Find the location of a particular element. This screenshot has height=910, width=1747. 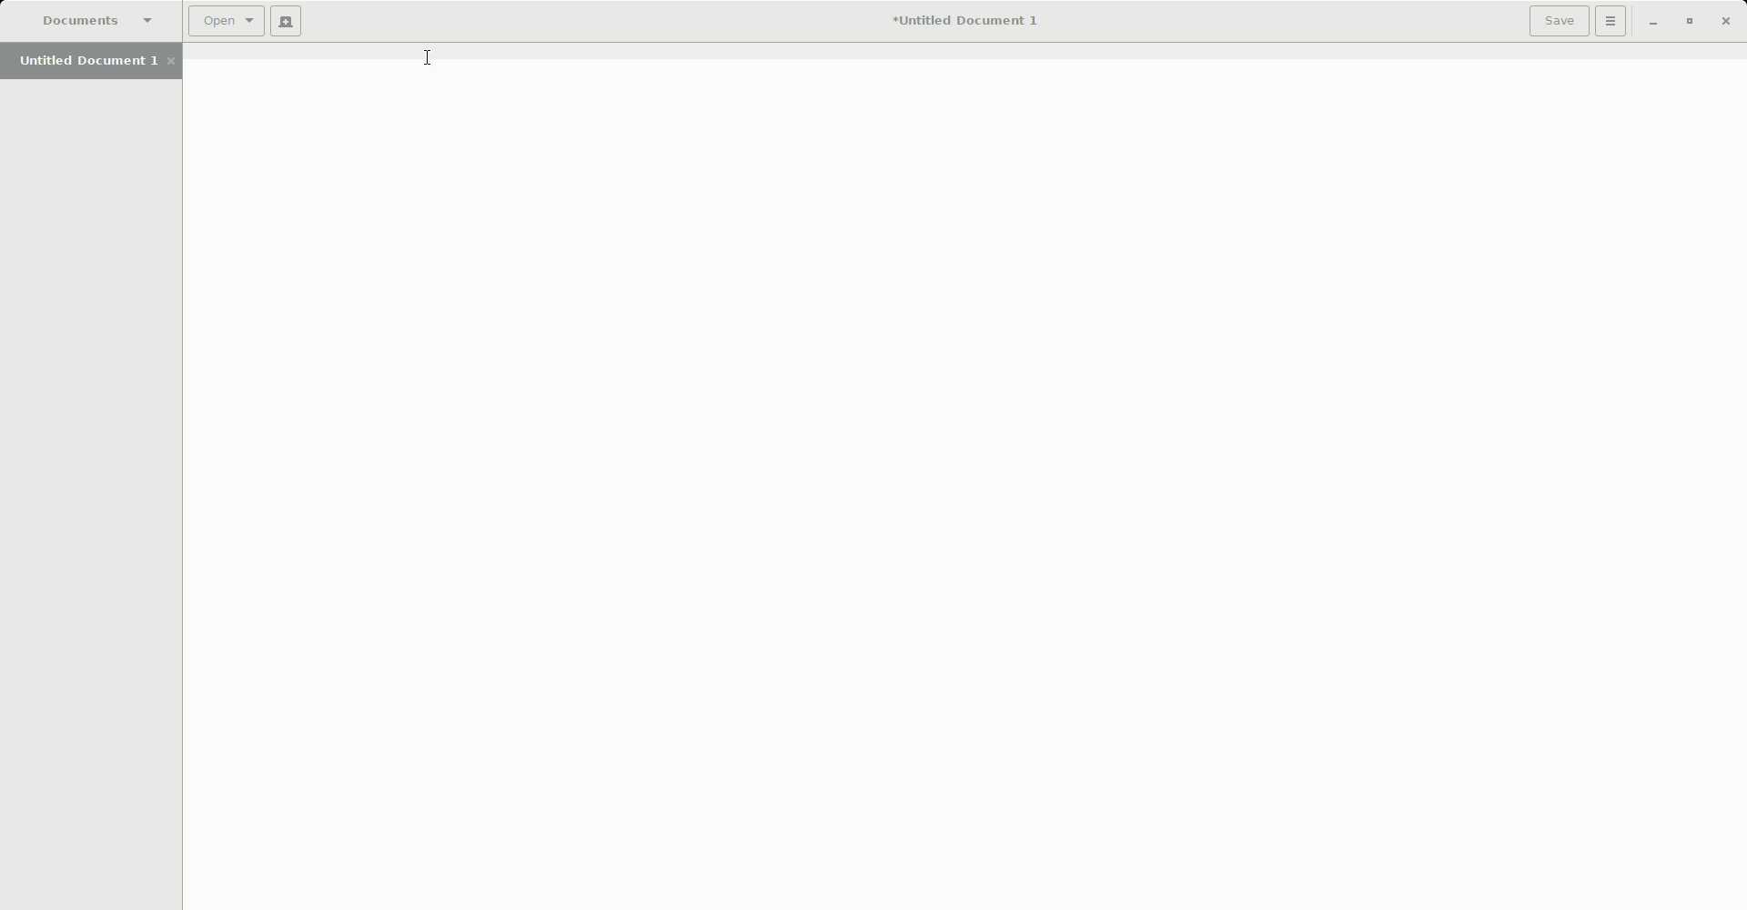

Restore is located at coordinates (1687, 21).